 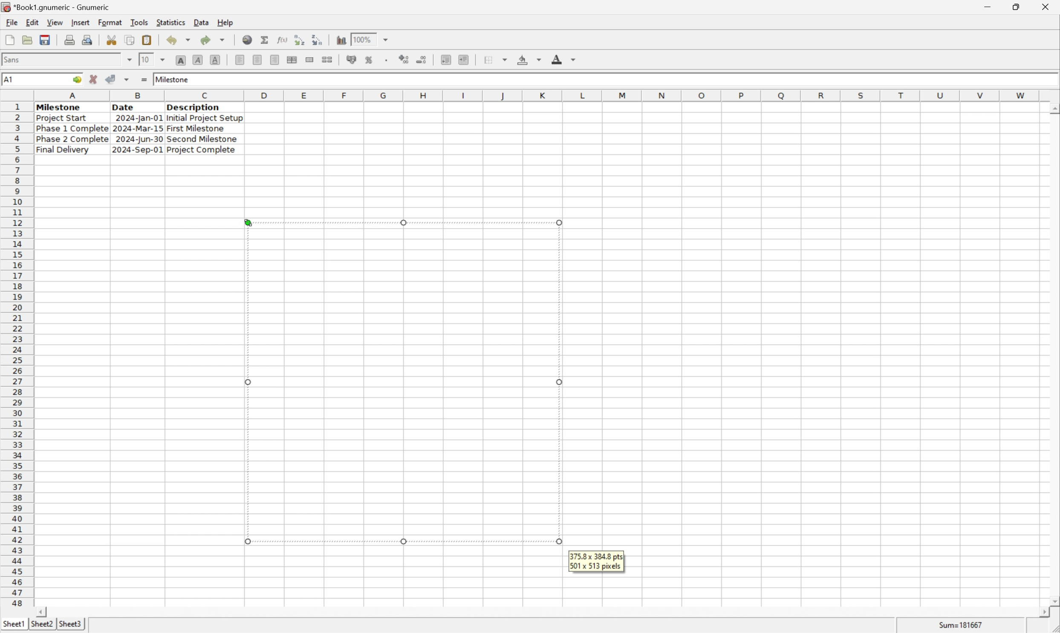 What do you see at coordinates (257, 61) in the screenshot?
I see `center horizontally` at bounding box center [257, 61].